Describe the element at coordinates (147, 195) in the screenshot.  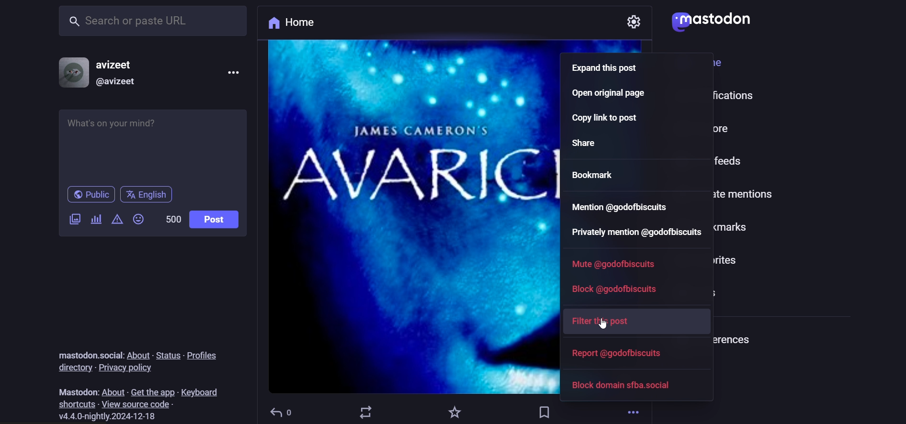
I see `english` at that location.